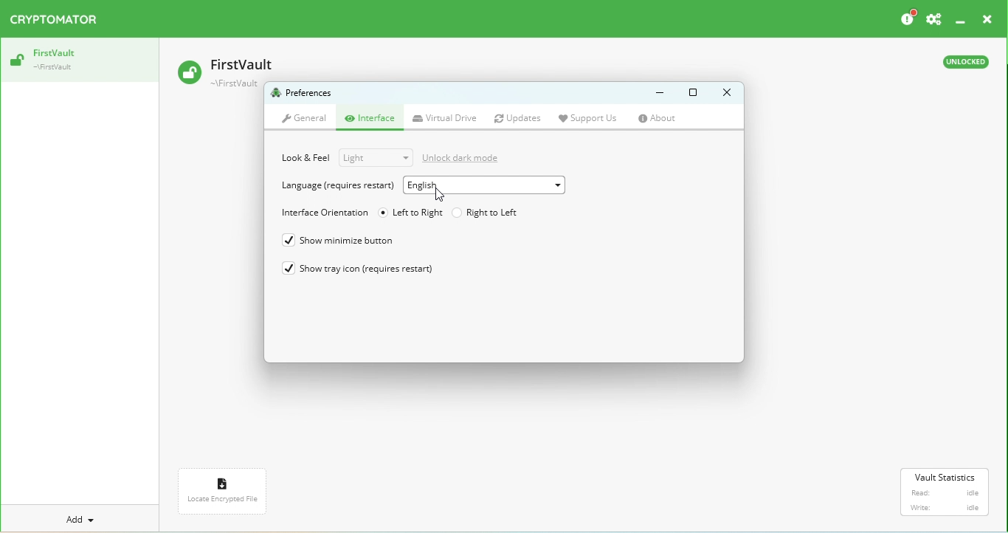 The image size is (1008, 533). Describe the element at coordinates (486, 211) in the screenshot. I see `Right to left` at that location.